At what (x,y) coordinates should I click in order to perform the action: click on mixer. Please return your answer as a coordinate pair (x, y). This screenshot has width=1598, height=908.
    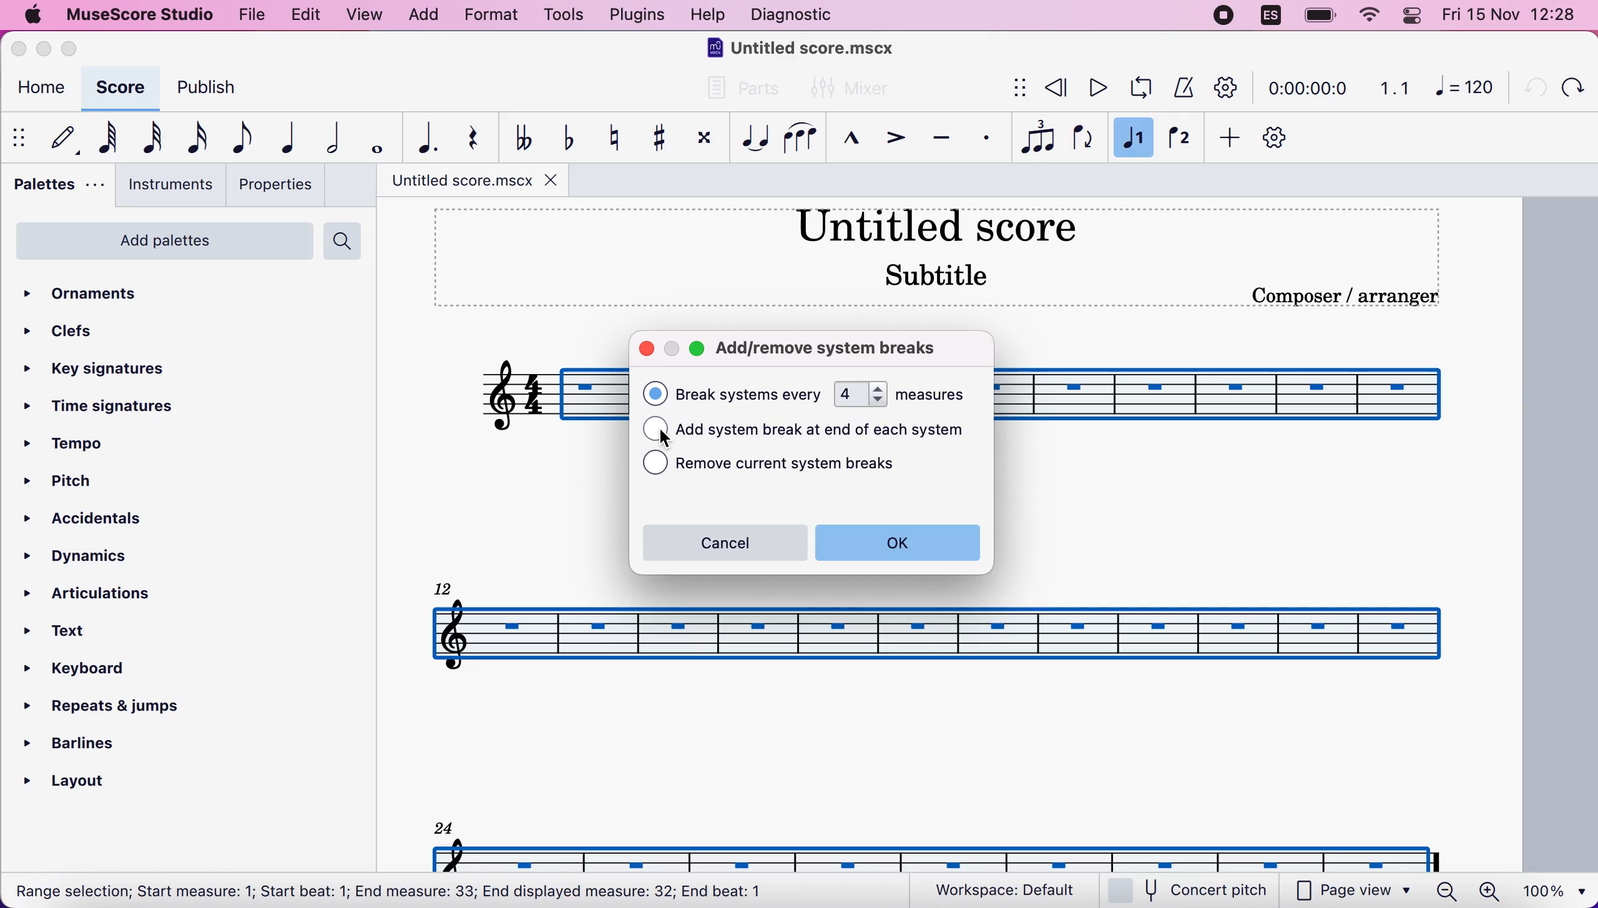
    Looking at the image, I should click on (851, 89).